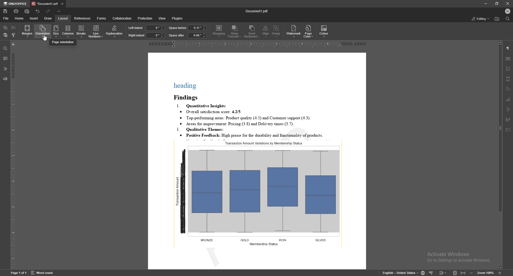 This screenshot has height=276, width=513. Describe the element at coordinates (294, 32) in the screenshot. I see `watermark` at that location.